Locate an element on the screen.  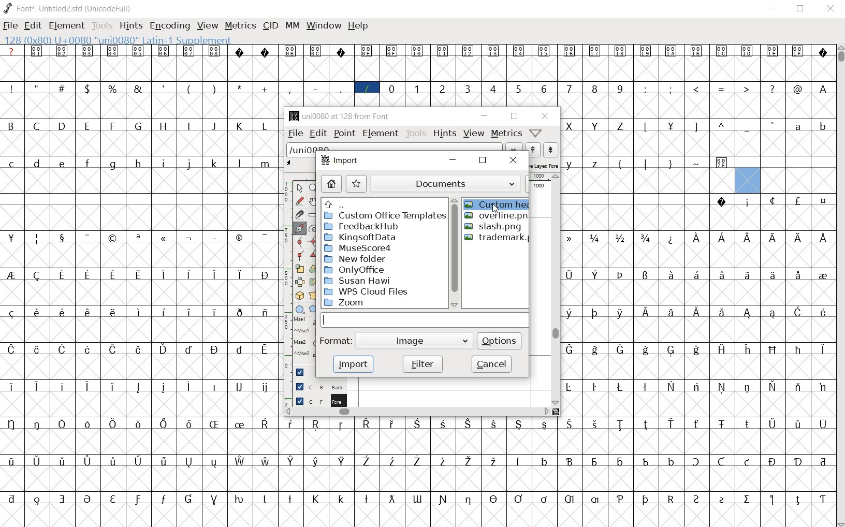
load word list is located at coordinates (395, 148).